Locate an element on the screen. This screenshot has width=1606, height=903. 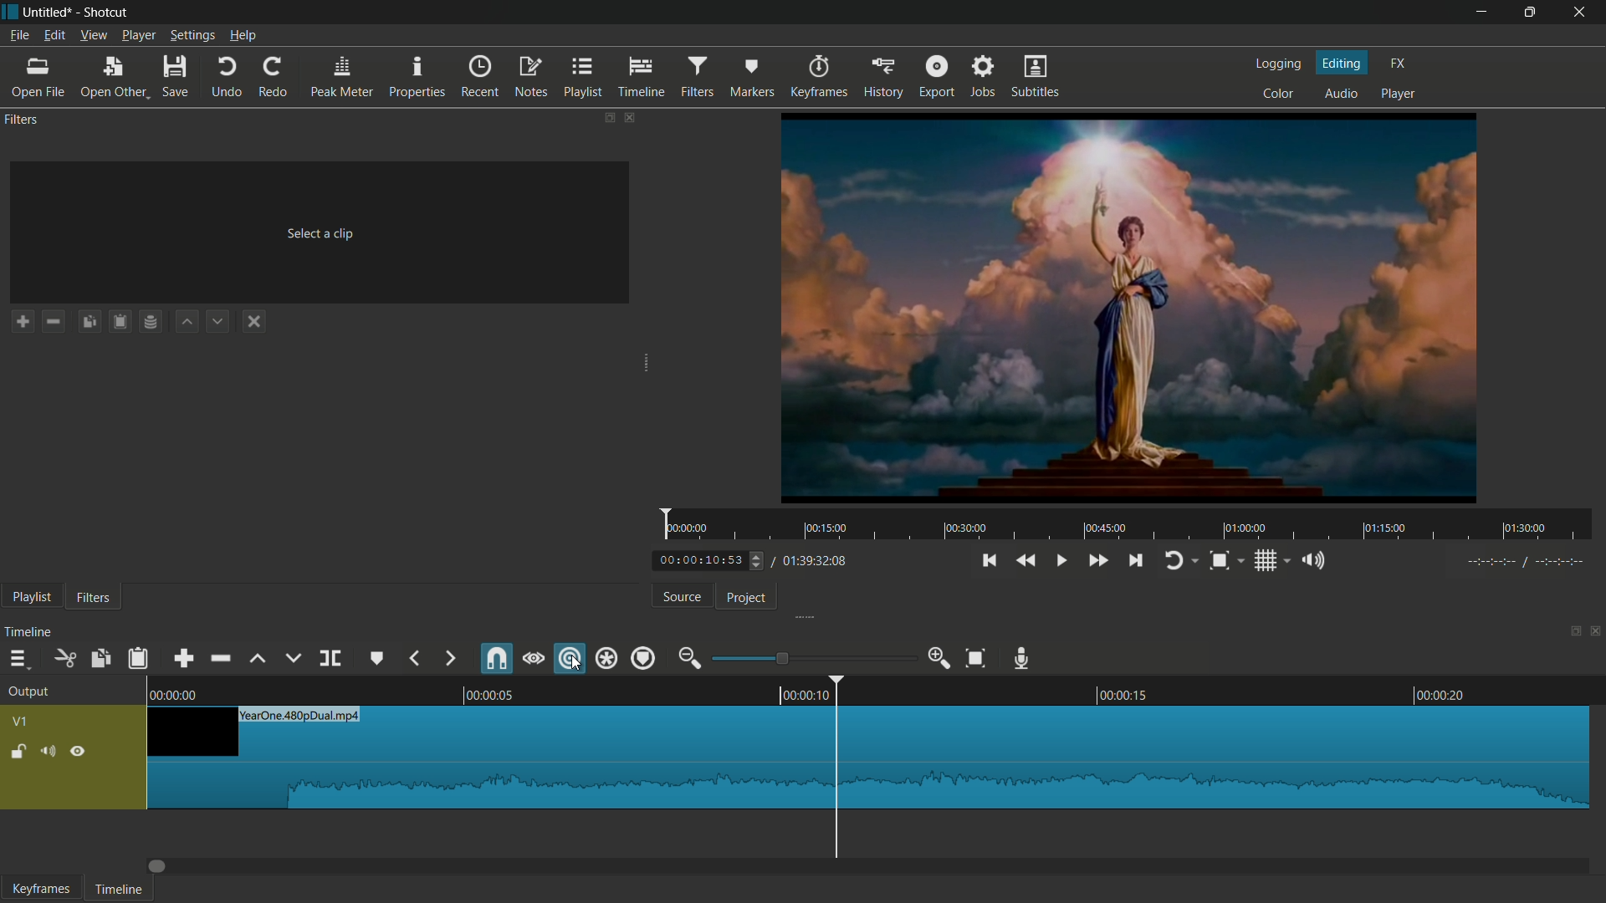
edit menu is located at coordinates (54, 36).